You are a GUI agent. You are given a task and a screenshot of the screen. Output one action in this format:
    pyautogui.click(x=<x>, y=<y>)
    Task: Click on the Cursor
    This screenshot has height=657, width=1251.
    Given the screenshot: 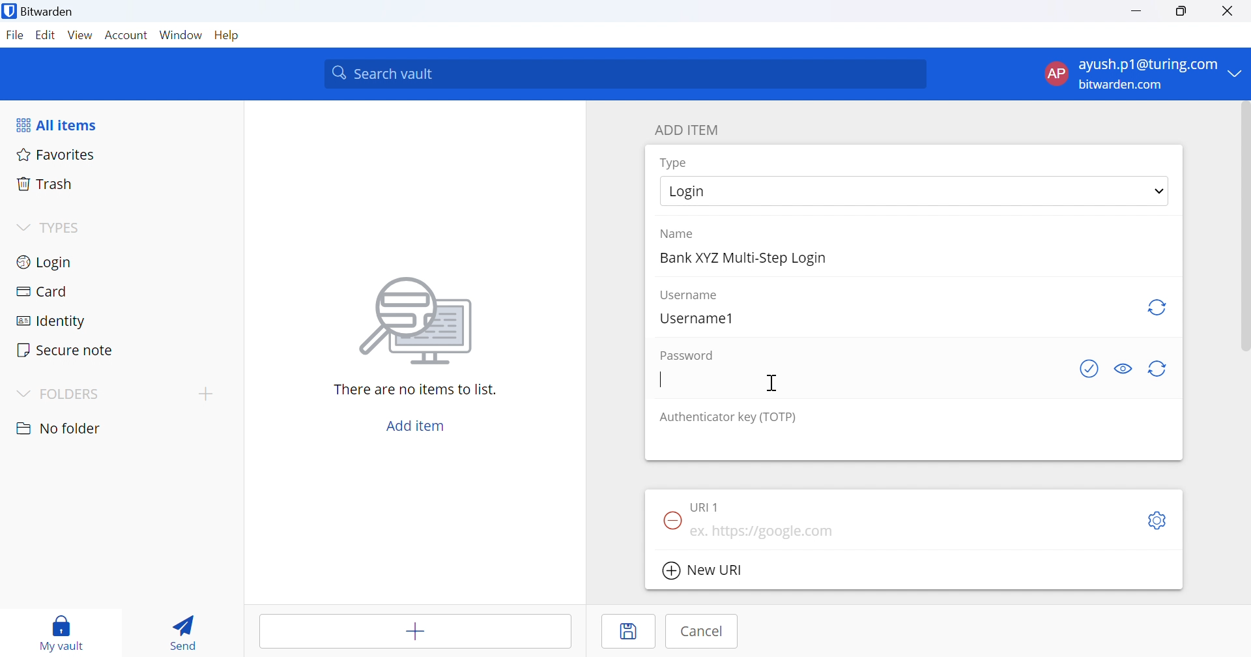 What is the action you would take?
    pyautogui.click(x=771, y=382)
    